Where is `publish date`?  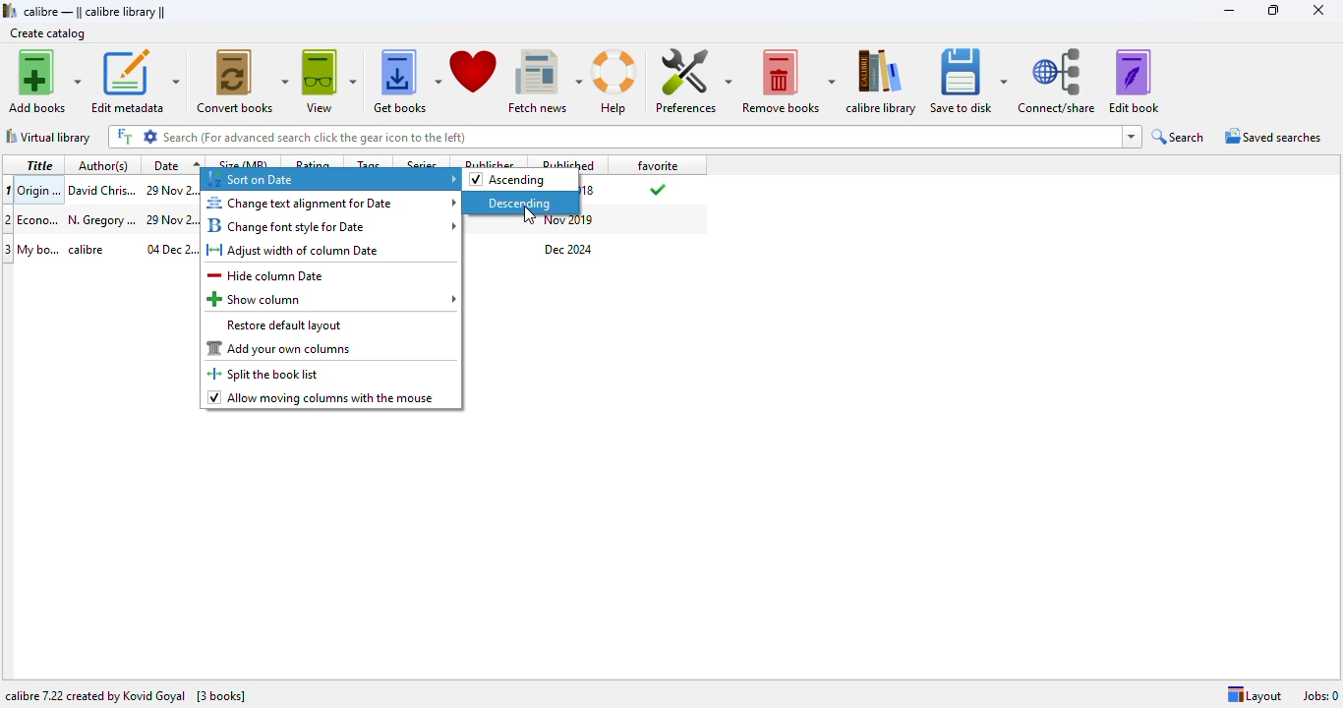 publish date is located at coordinates (569, 250).